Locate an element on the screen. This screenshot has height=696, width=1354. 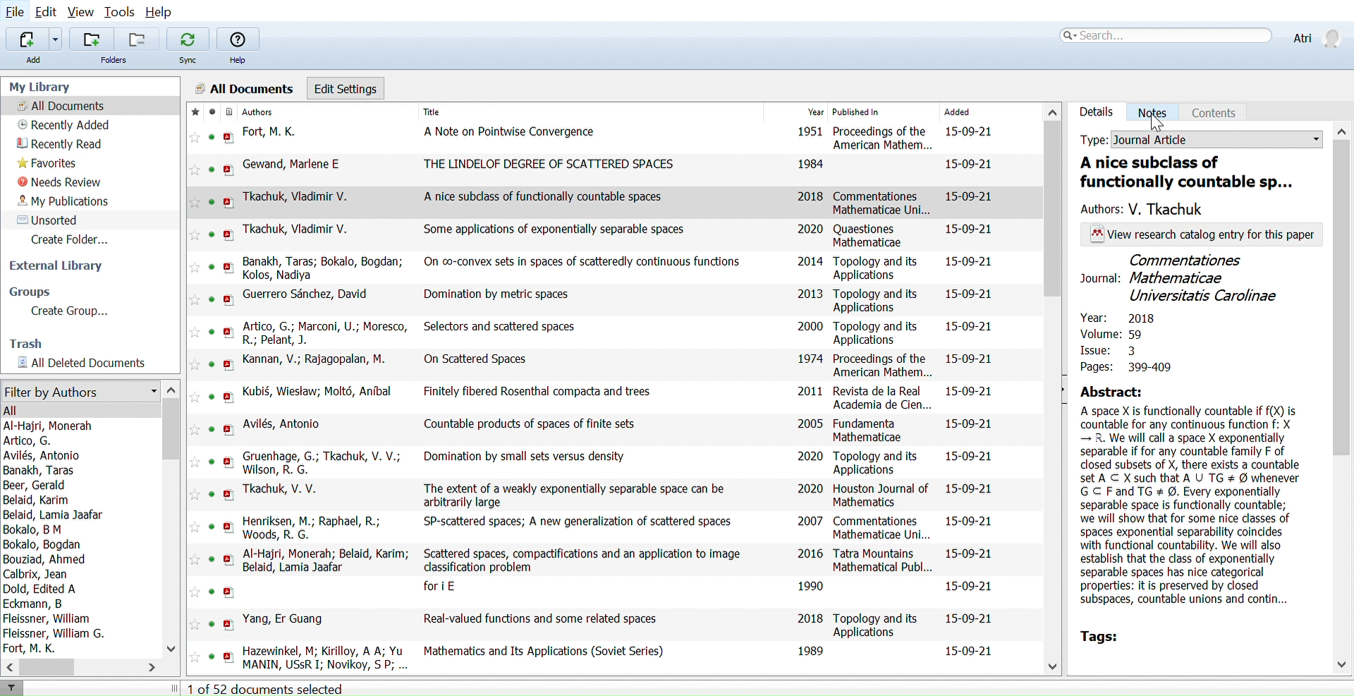
Fleissner, William is located at coordinates (47, 619).